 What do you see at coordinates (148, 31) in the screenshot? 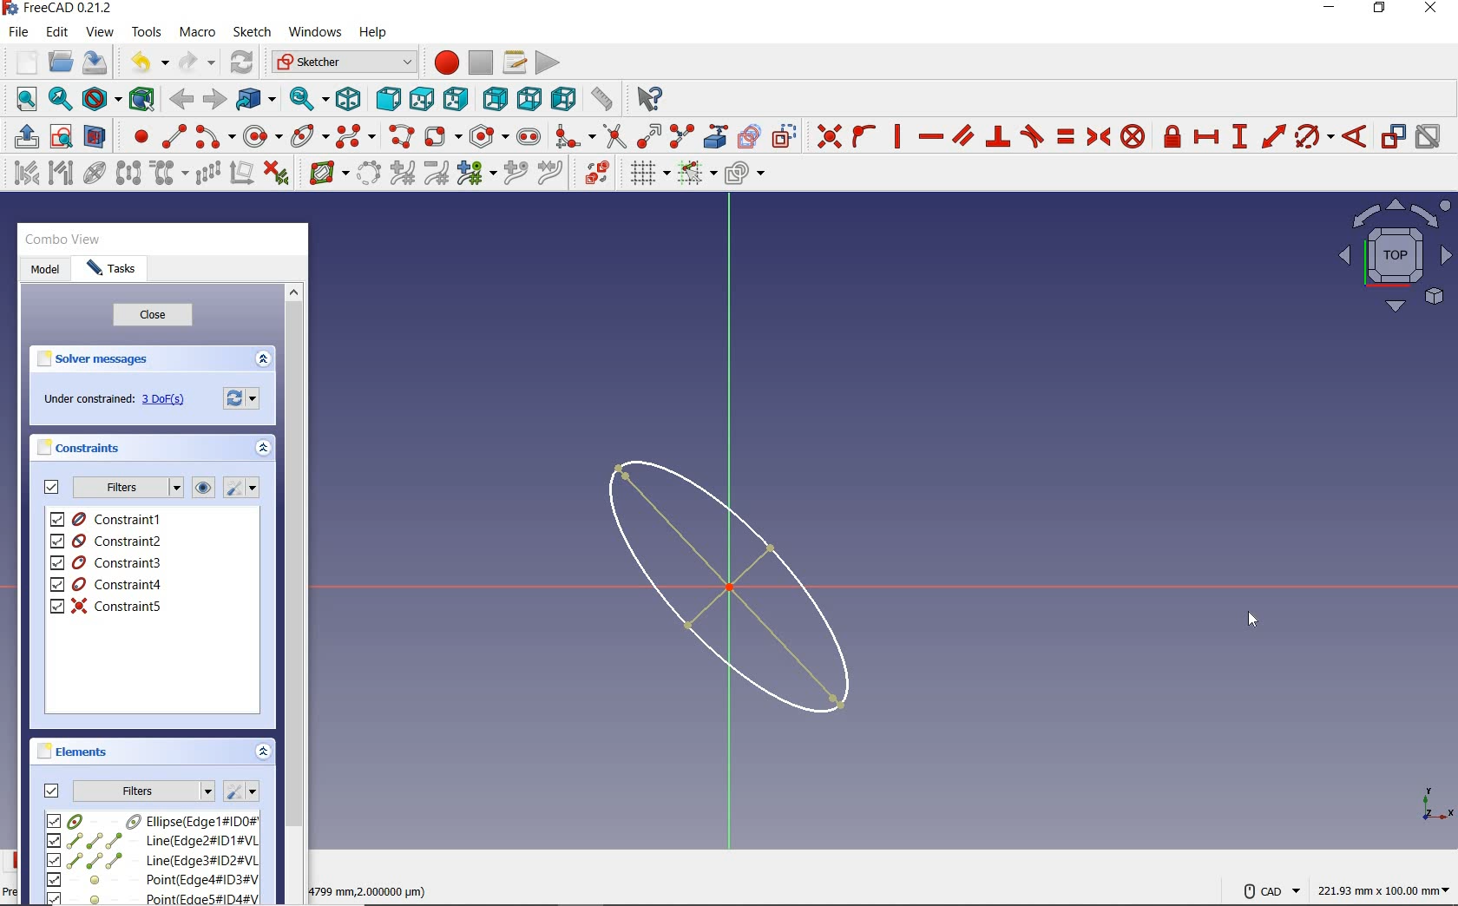
I see `tools` at bounding box center [148, 31].